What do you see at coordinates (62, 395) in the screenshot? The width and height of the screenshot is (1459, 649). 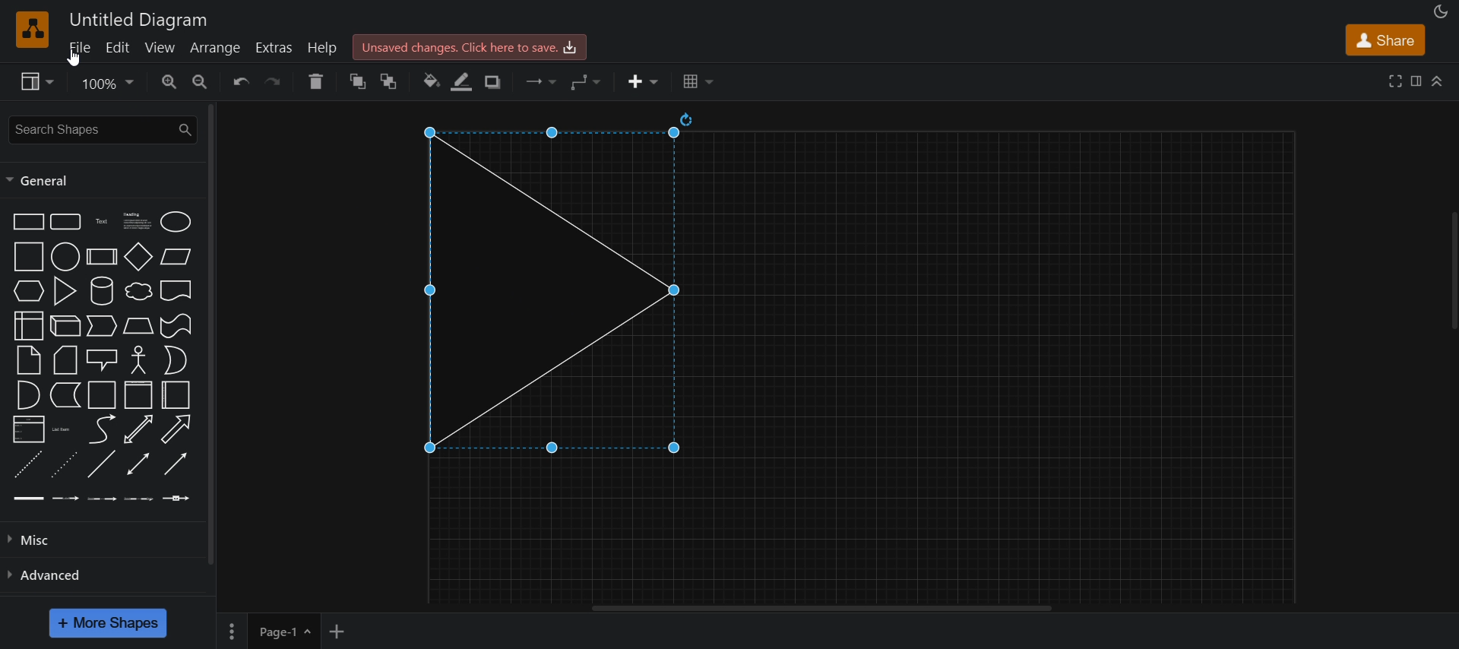 I see `data storage` at bounding box center [62, 395].